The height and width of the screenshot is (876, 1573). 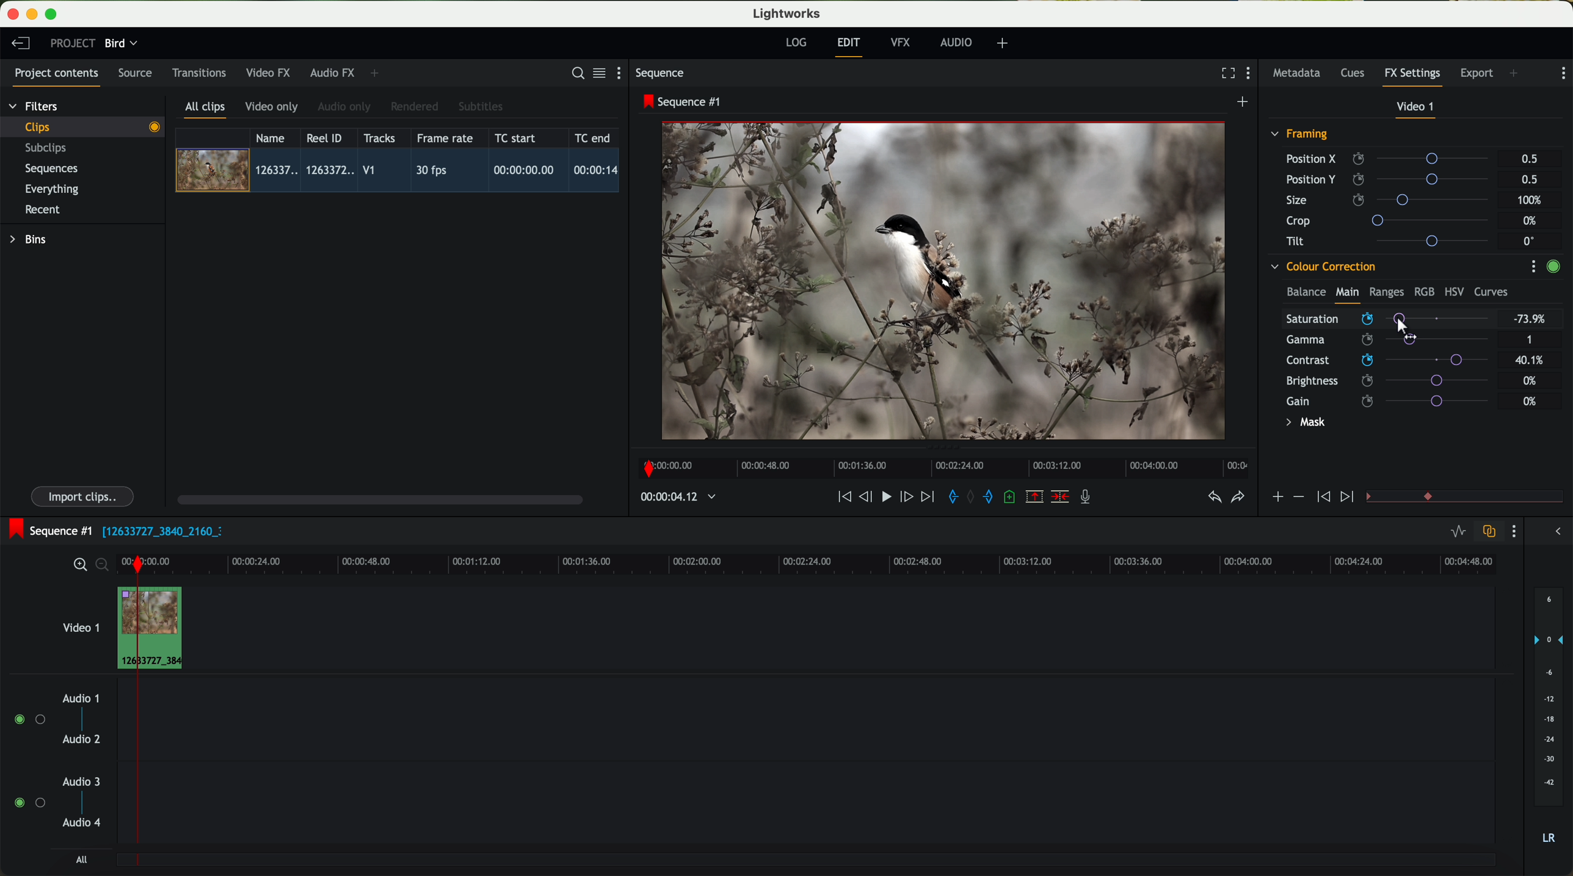 What do you see at coordinates (1533, 360) in the screenshot?
I see `40.1%` at bounding box center [1533, 360].